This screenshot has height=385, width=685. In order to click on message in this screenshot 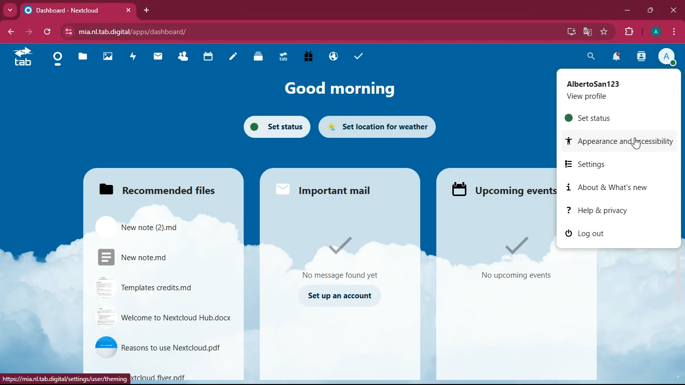, I will do `click(347, 257)`.